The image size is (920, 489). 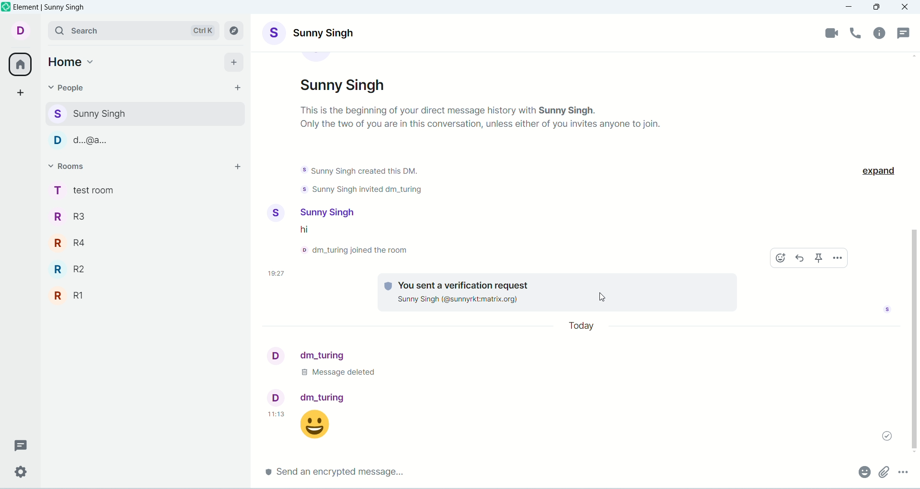 I want to click on search, so click(x=133, y=30).